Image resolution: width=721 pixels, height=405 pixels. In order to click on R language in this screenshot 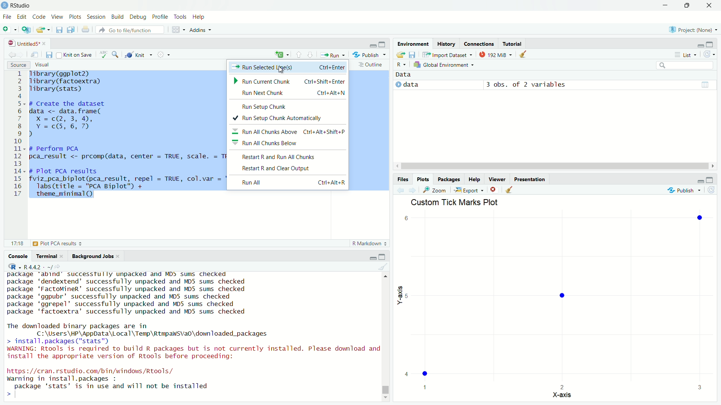, I will do `click(14, 267)`.